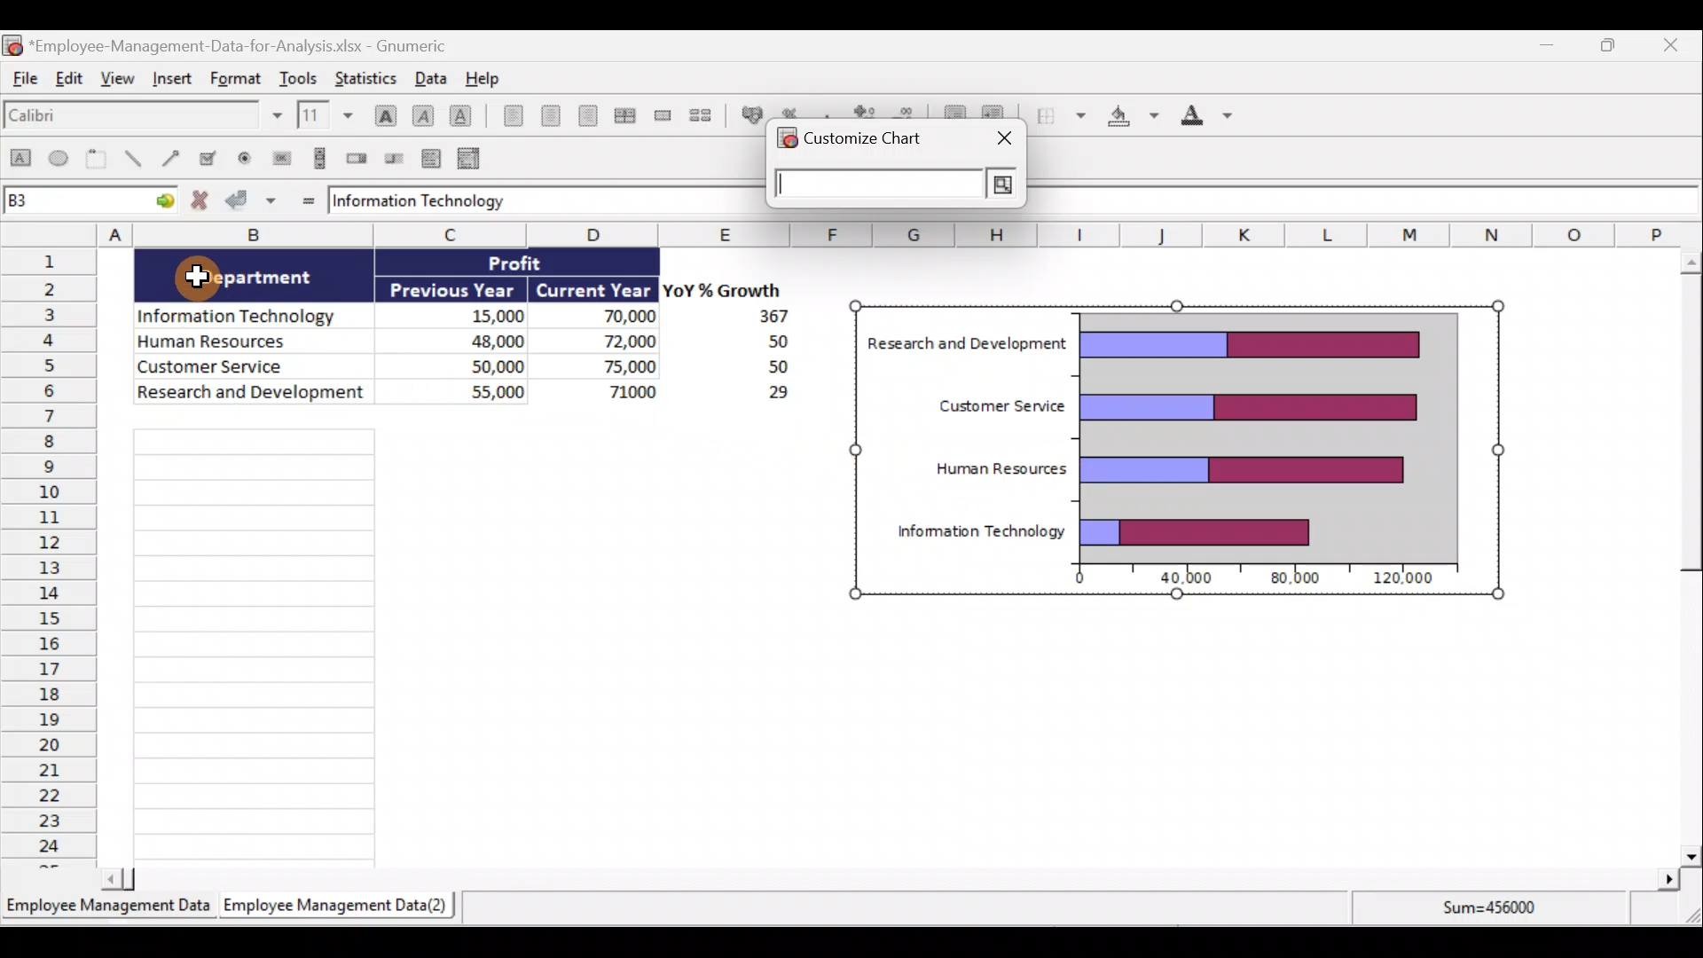  I want to click on Create an arrow object, so click(171, 156).